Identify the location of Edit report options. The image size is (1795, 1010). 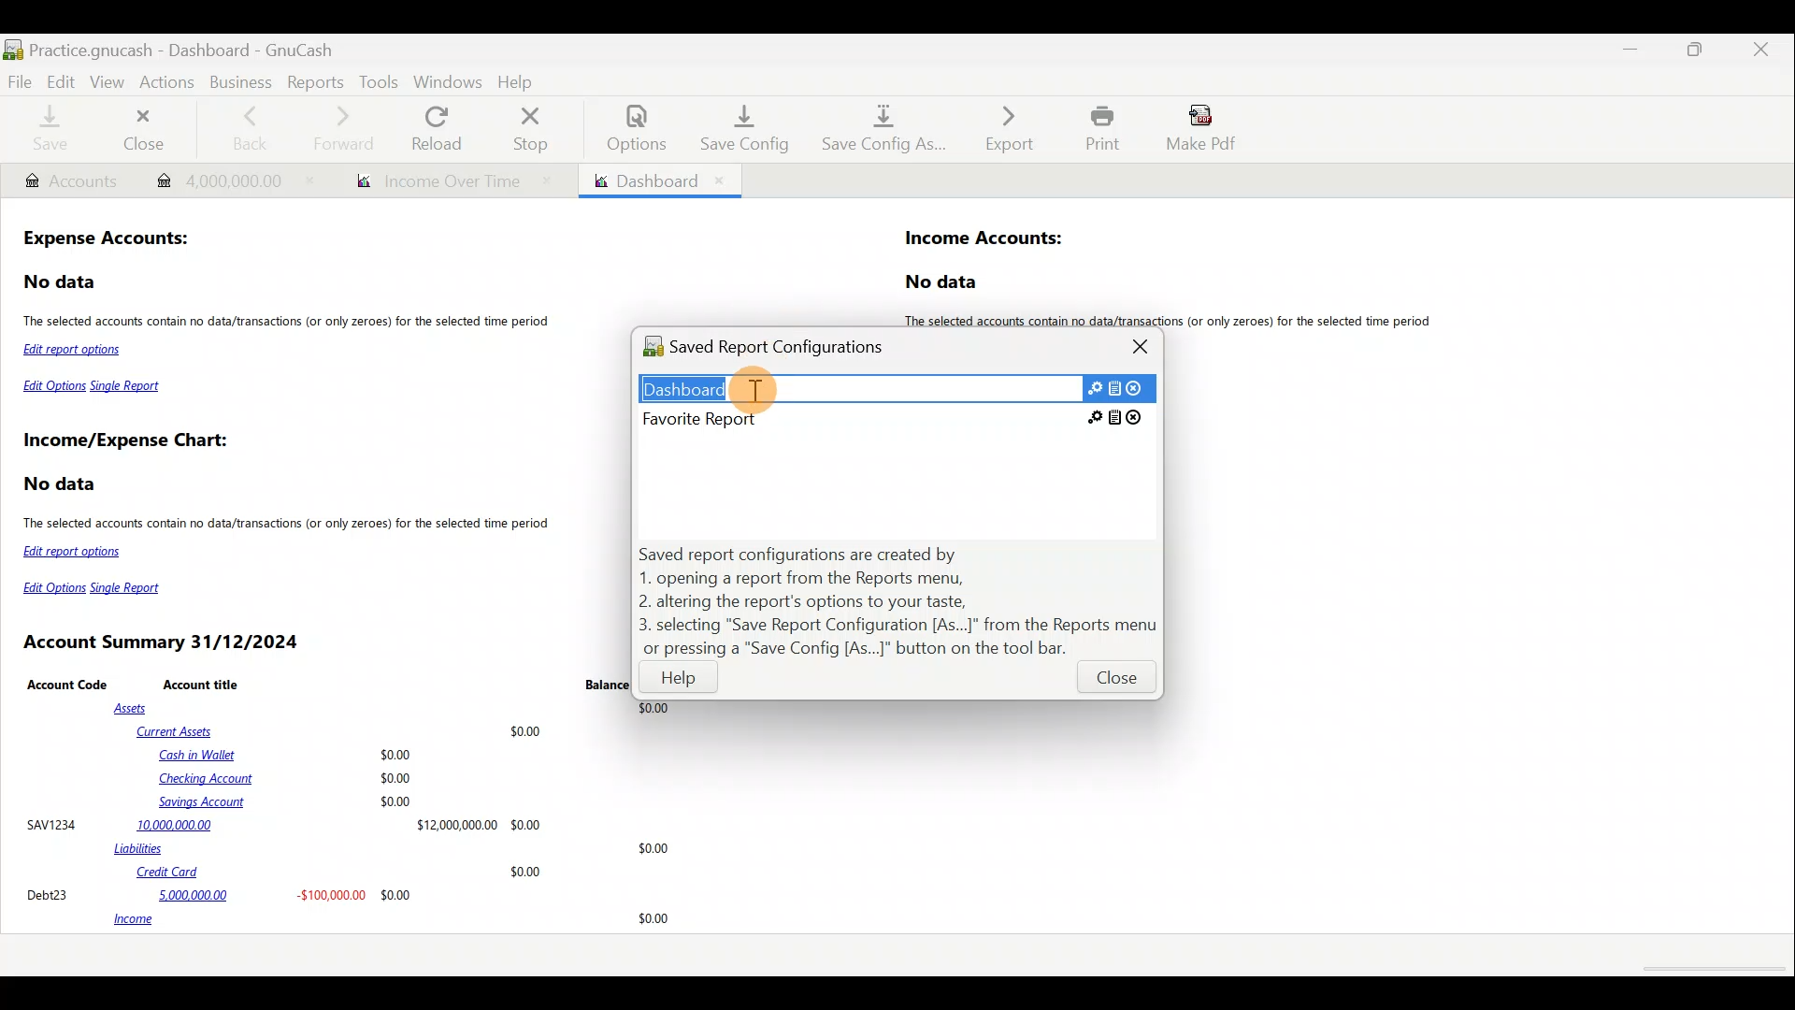
(76, 552).